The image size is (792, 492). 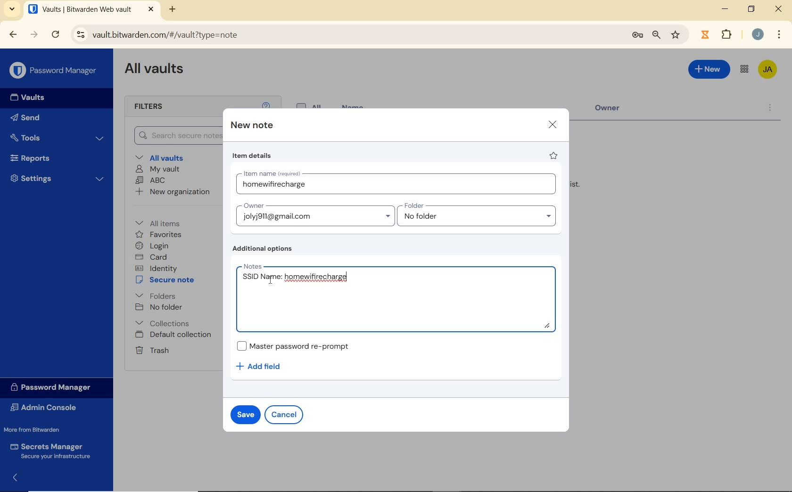 What do you see at coordinates (155, 295) in the screenshot?
I see `folders` at bounding box center [155, 295].